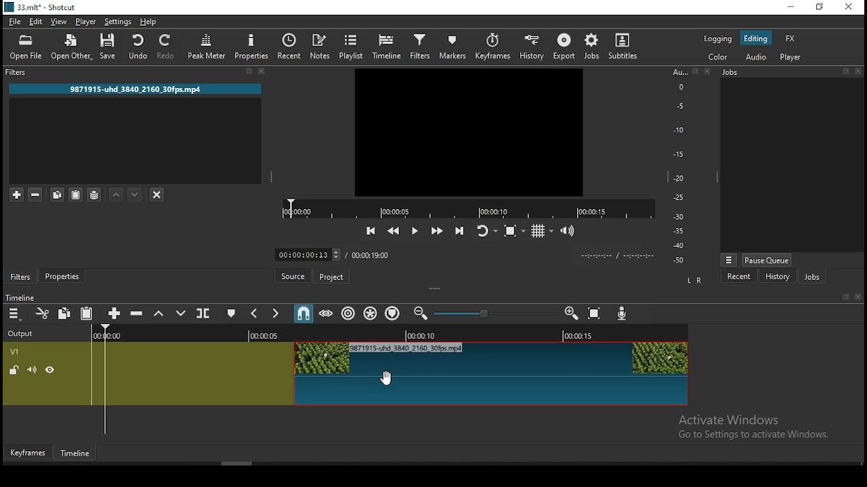 Image resolution: width=867 pixels, height=487 pixels. Describe the element at coordinates (62, 22) in the screenshot. I see `view` at that location.